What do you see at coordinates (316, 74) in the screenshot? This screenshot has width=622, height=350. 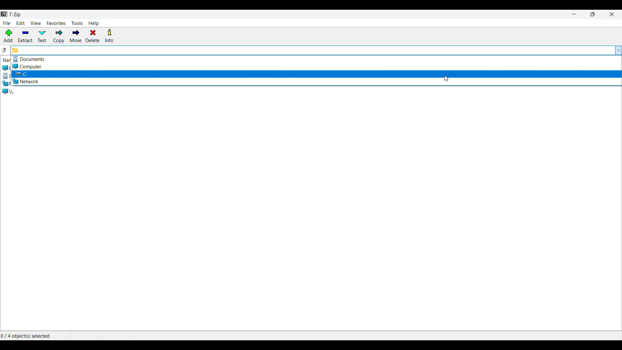 I see `C drive/directory, highlighted by cursor` at bounding box center [316, 74].